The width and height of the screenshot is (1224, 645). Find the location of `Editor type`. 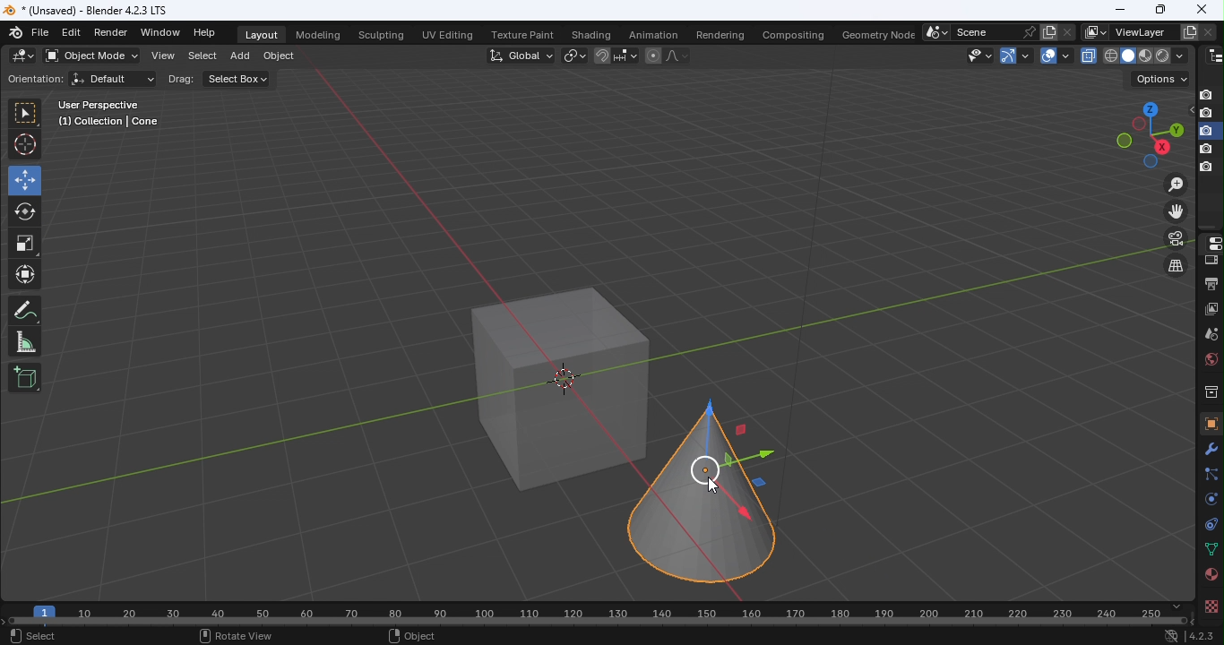

Editor type is located at coordinates (1209, 242).